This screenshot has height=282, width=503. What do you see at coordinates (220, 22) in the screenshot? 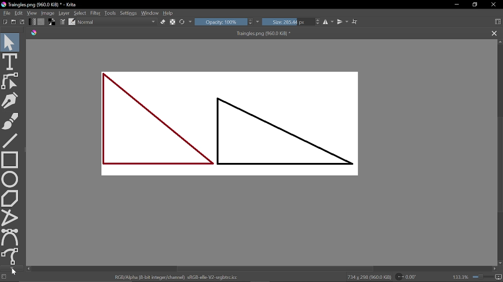
I see `Opacity` at bounding box center [220, 22].